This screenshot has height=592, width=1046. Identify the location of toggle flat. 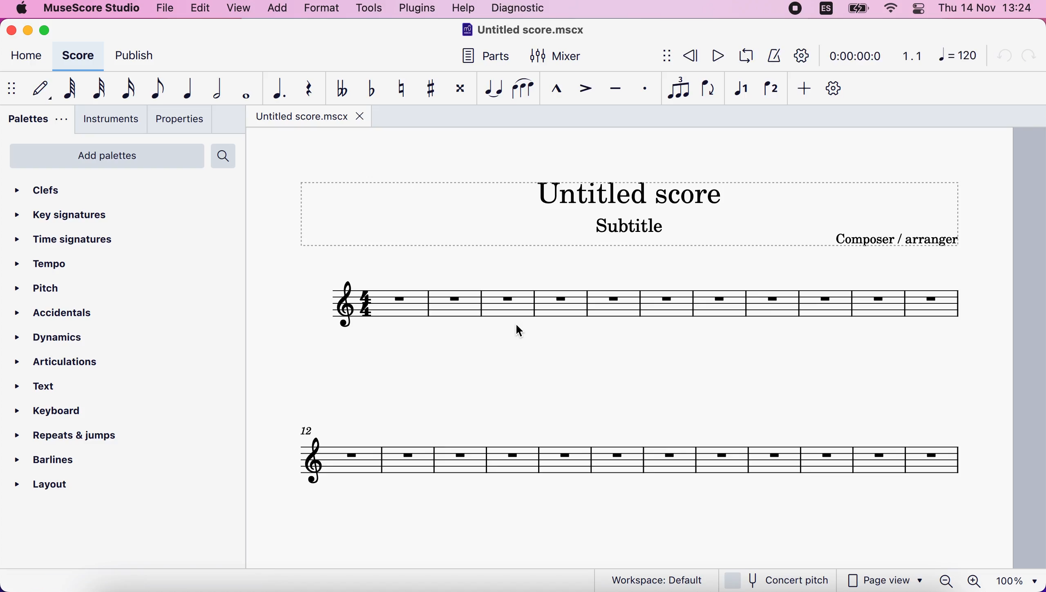
(370, 89).